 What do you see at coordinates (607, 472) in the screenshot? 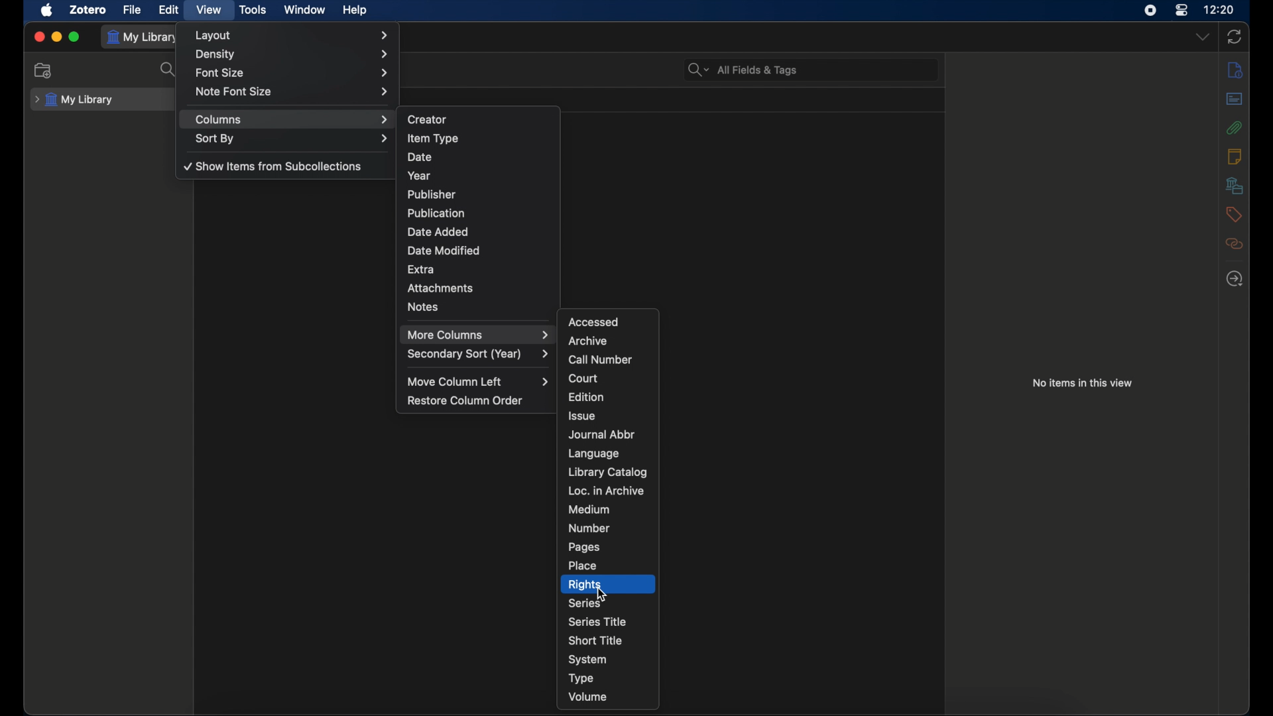
I see `library catalog` at bounding box center [607, 472].